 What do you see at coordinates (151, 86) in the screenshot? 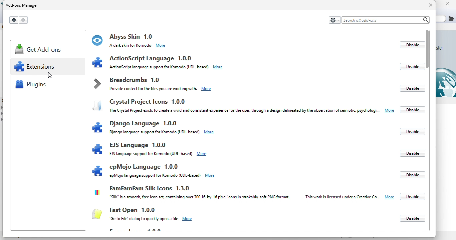
I see `breadcrumbs 1.0` at bounding box center [151, 86].